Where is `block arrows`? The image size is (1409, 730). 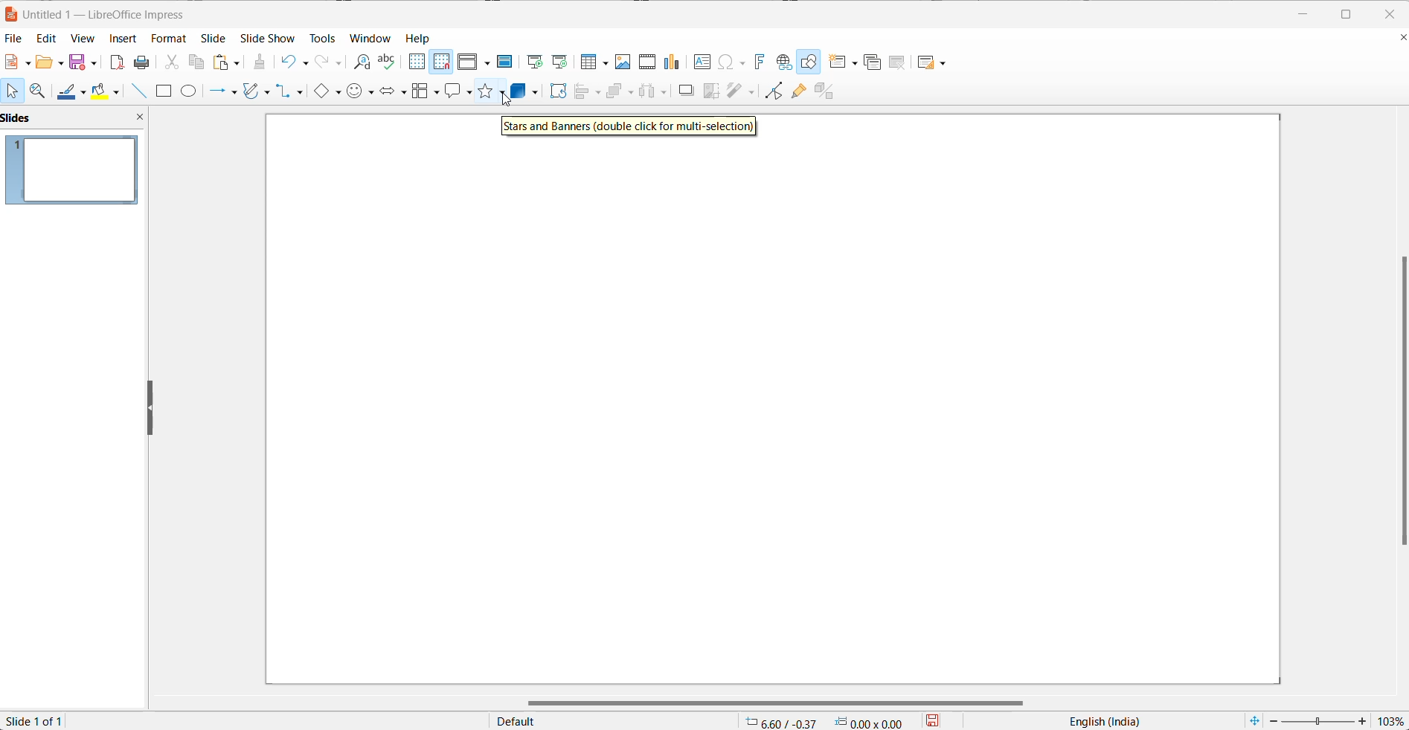
block arrows is located at coordinates (392, 91).